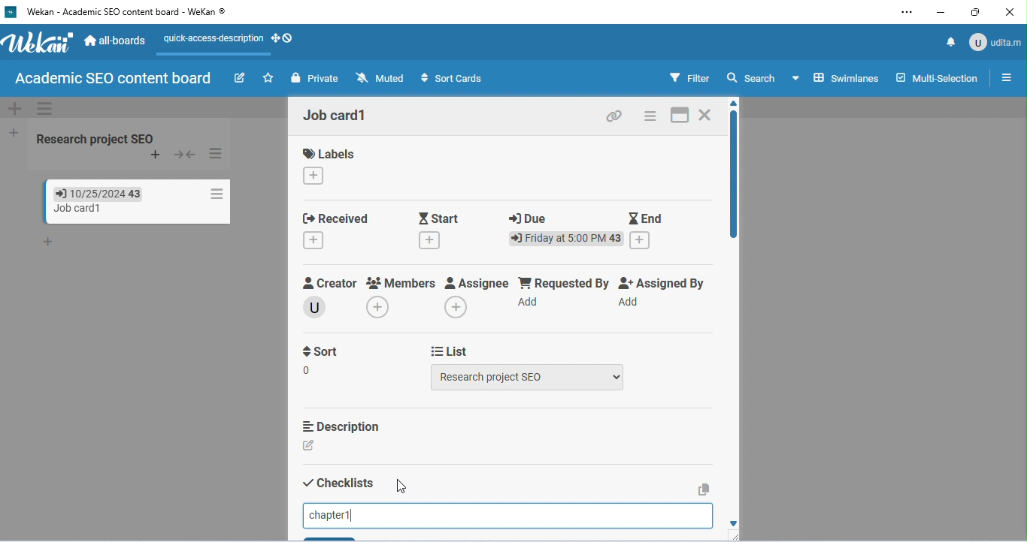 The height and width of the screenshot is (542, 1027). Describe the element at coordinates (680, 116) in the screenshot. I see `maximize card` at that location.